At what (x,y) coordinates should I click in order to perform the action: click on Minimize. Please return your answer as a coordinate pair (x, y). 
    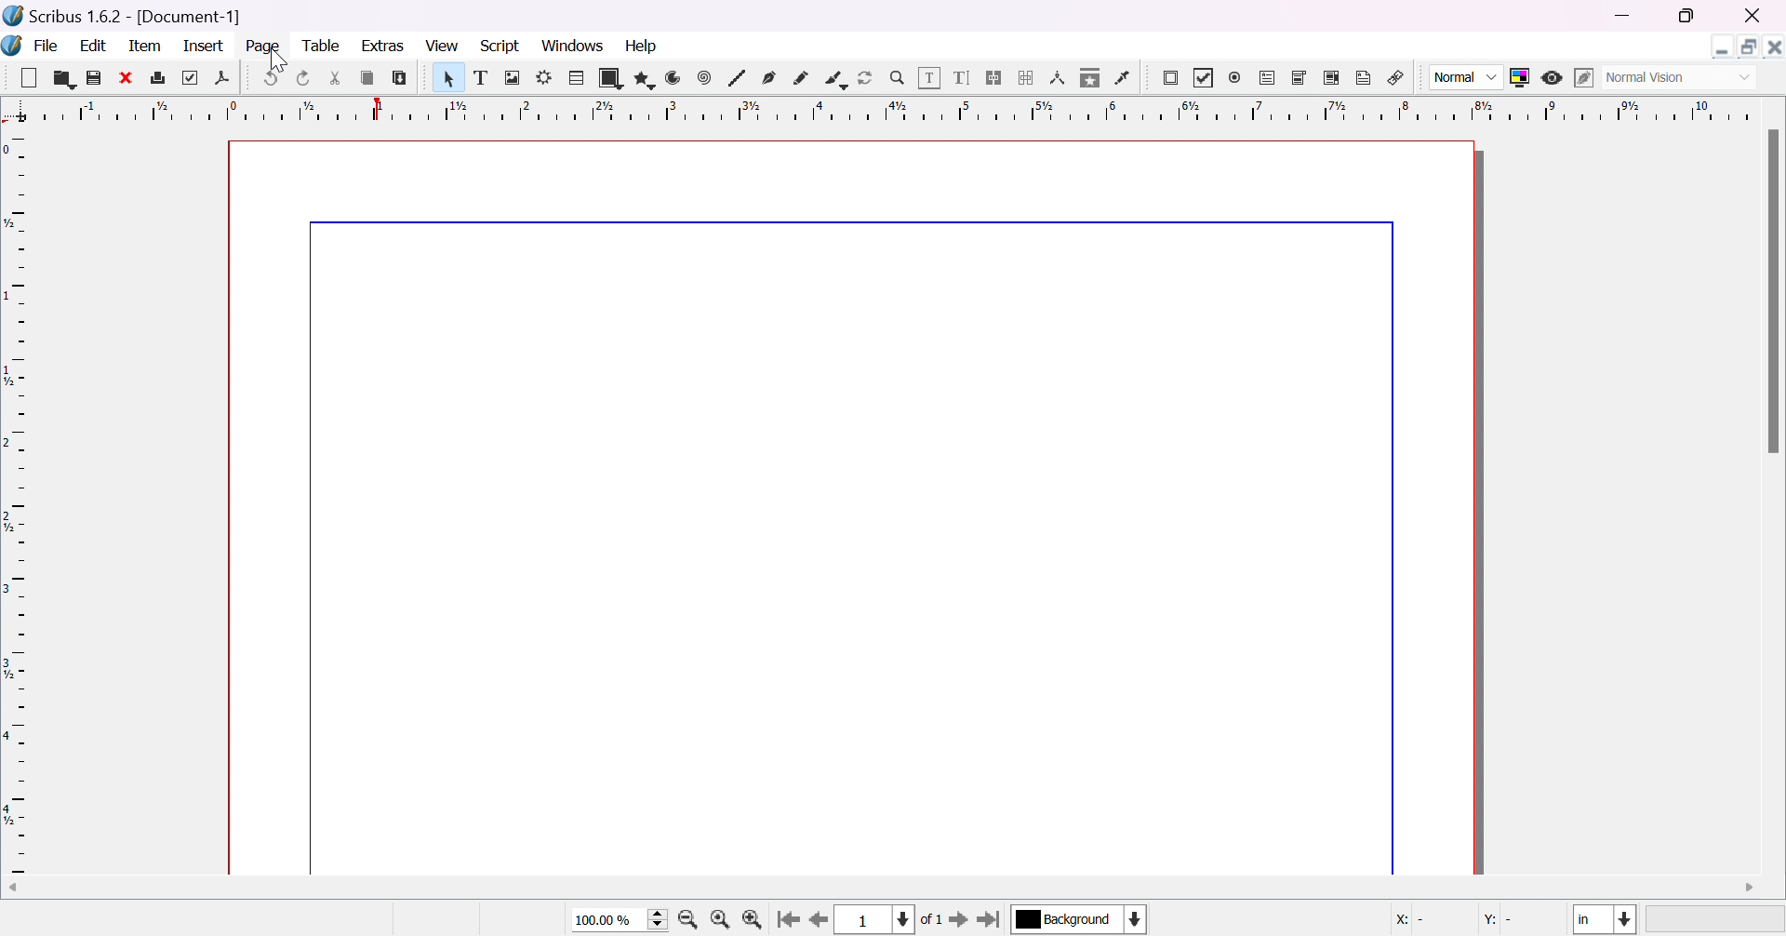
    Looking at the image, I should click on (1722, 46).